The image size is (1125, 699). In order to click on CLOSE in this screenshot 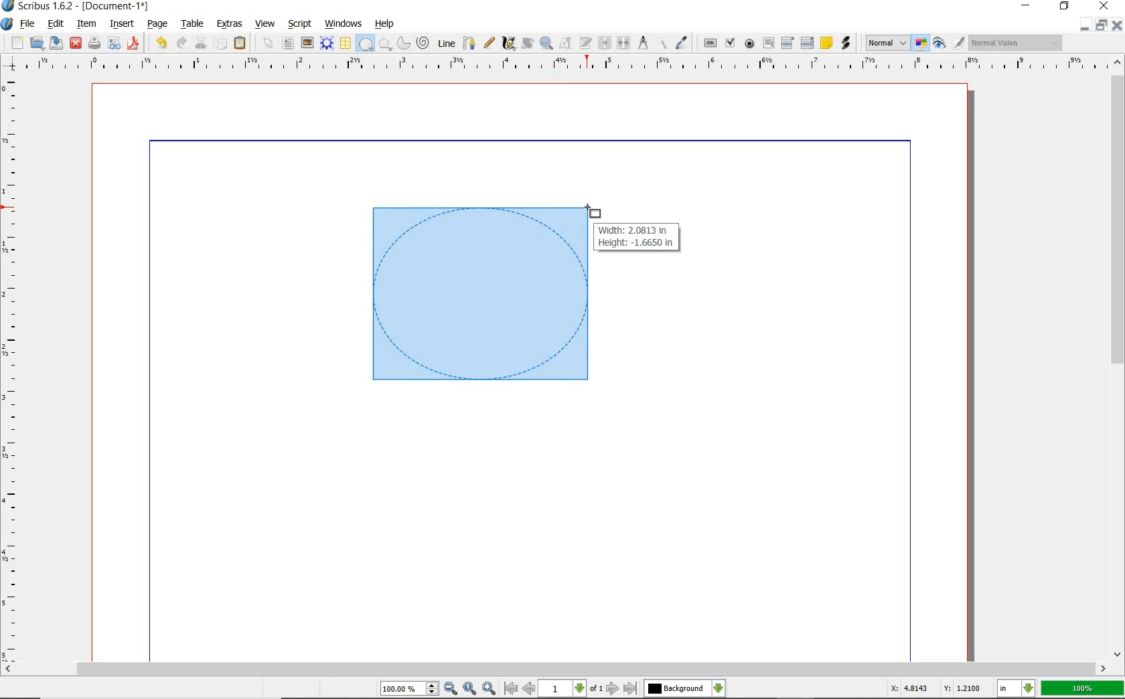, I will do `click(76, 44)`.